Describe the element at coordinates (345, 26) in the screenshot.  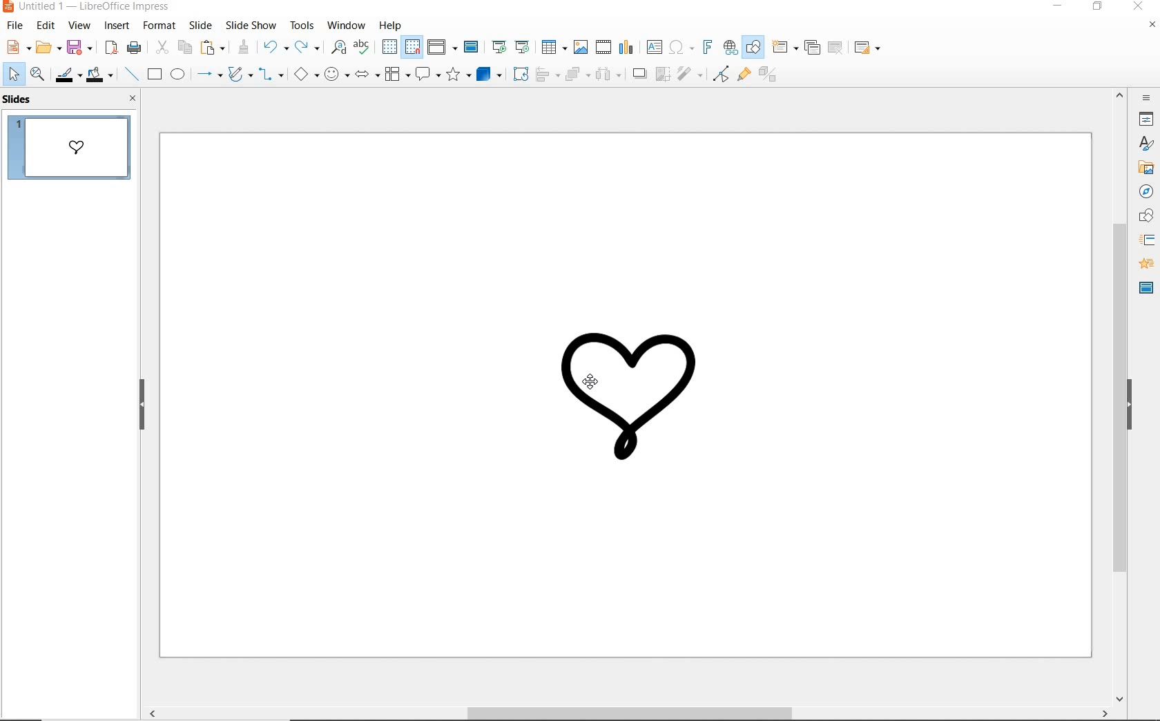
I see `window` at that location.